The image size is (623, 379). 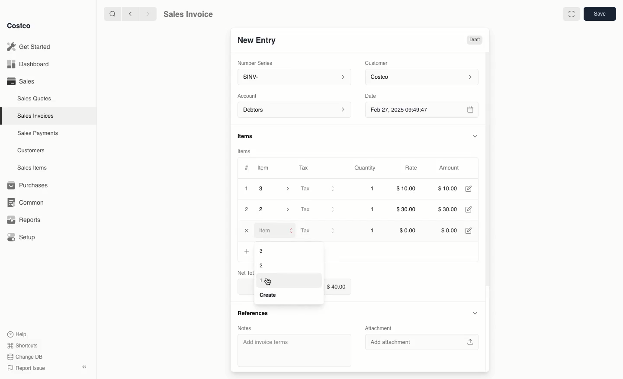 What do you see at coordinates (188, 14) in the screenshot?
I see `Sales Invoice` at bounding box center [188, 14].